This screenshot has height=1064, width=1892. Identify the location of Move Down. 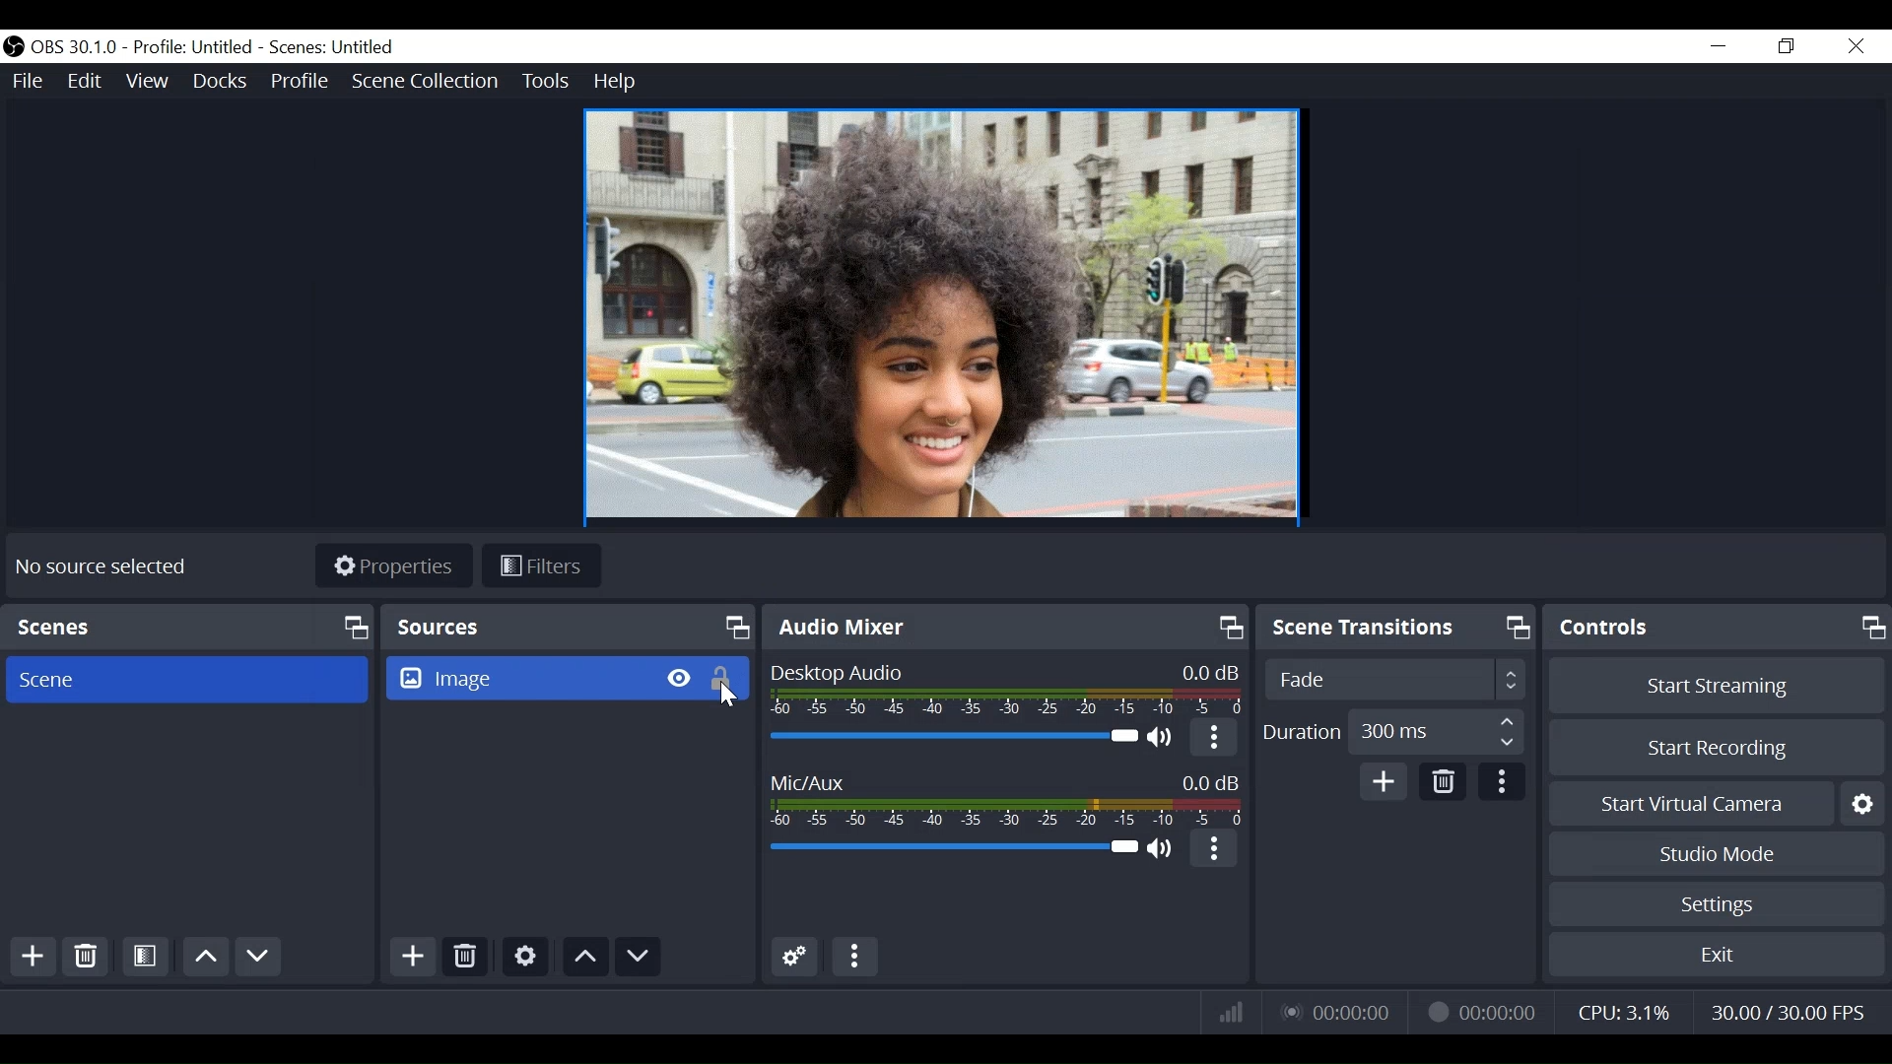
(638, 959).